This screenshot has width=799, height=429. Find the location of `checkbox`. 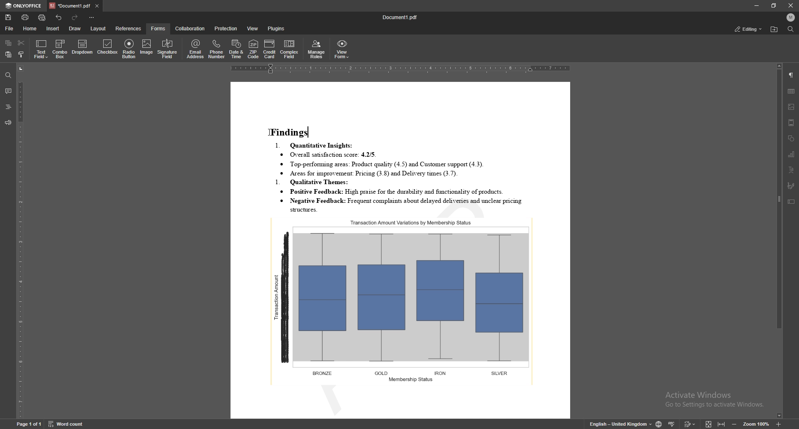

checkbox is located at coordinates (107, 48).